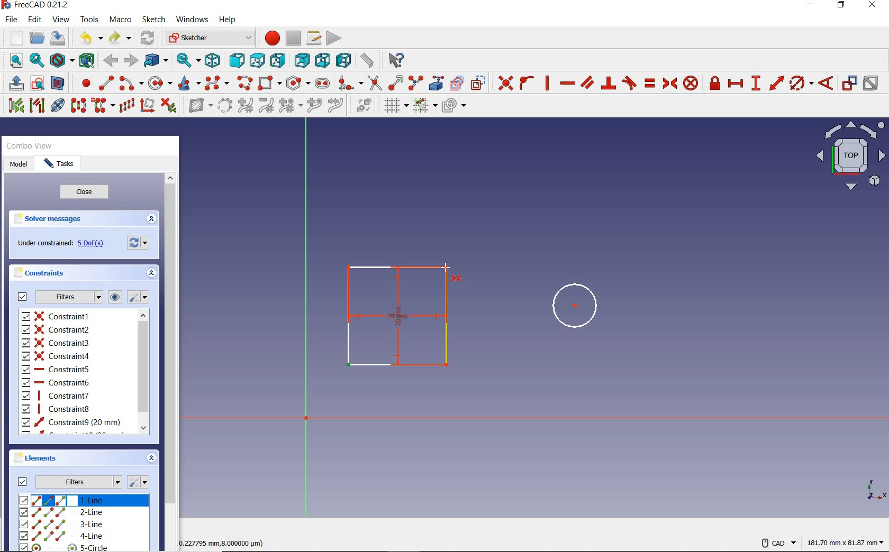  What do you see at coordinates (20, 167) in the screenshot?
I see `model` at bounding box center [20, 167].